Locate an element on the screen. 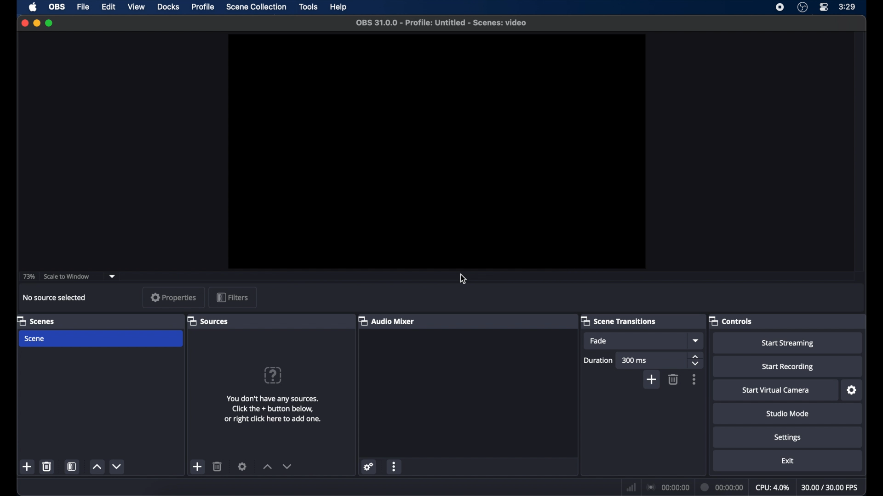  cursor is located at coordinates (464, 279).